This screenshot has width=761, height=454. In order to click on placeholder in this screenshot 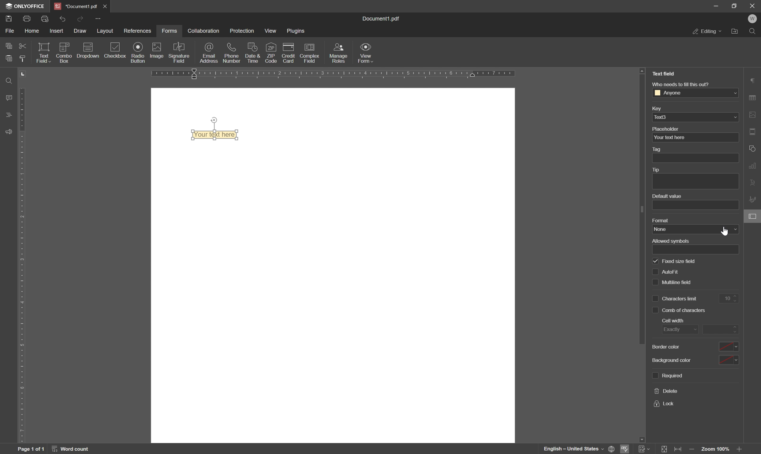, I will do `click(666, 128)`.